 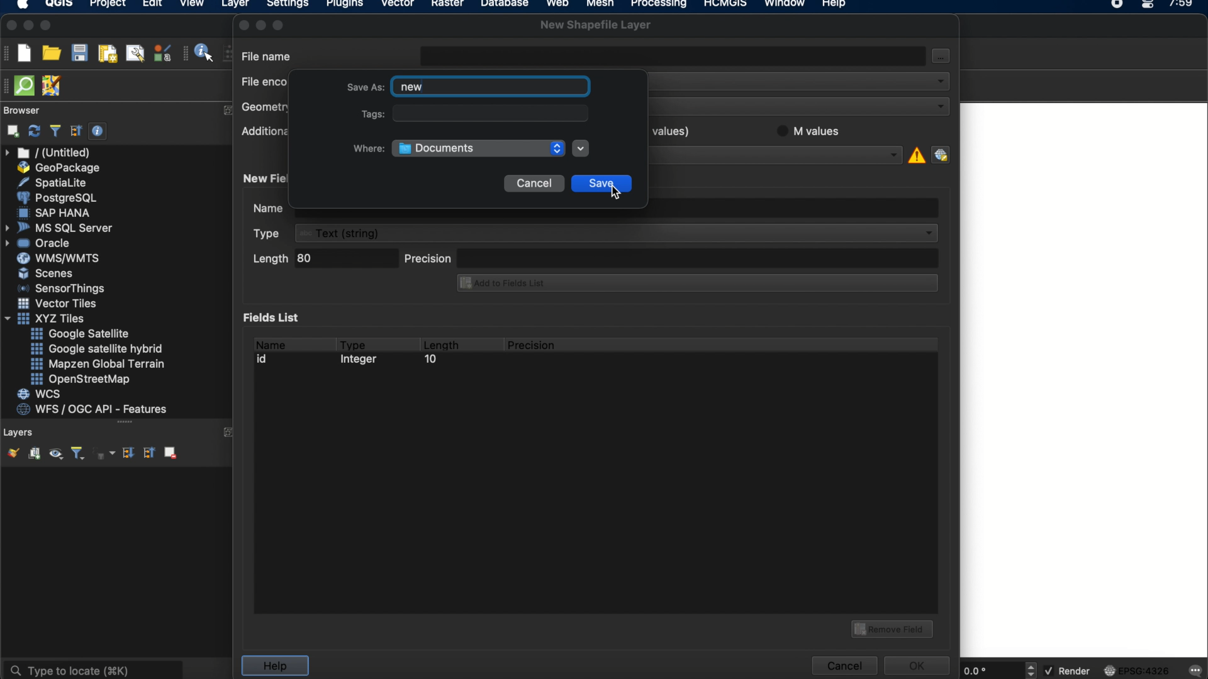 What do you see at coordinates (35, 131) in the screenshot?
I see `refresh` at bounding box center [35, 131].